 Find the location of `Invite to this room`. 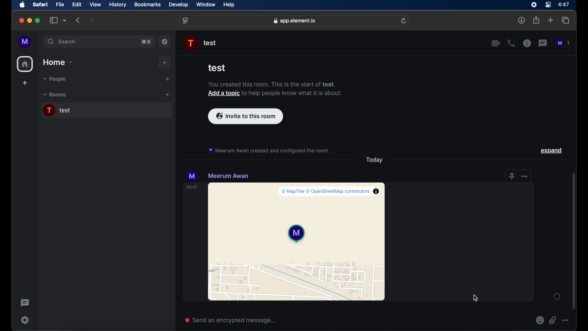

Invite to this room is located at coordinates (247, 116).